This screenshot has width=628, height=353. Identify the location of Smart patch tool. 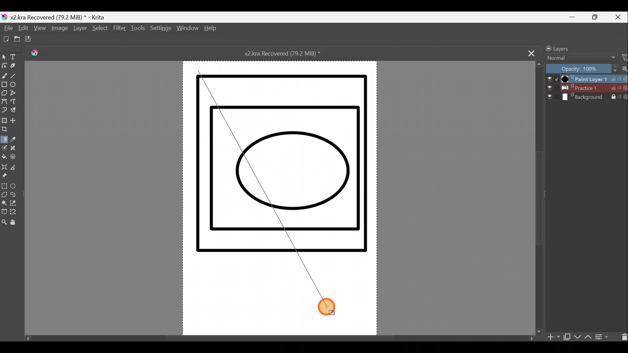
(16, 149).